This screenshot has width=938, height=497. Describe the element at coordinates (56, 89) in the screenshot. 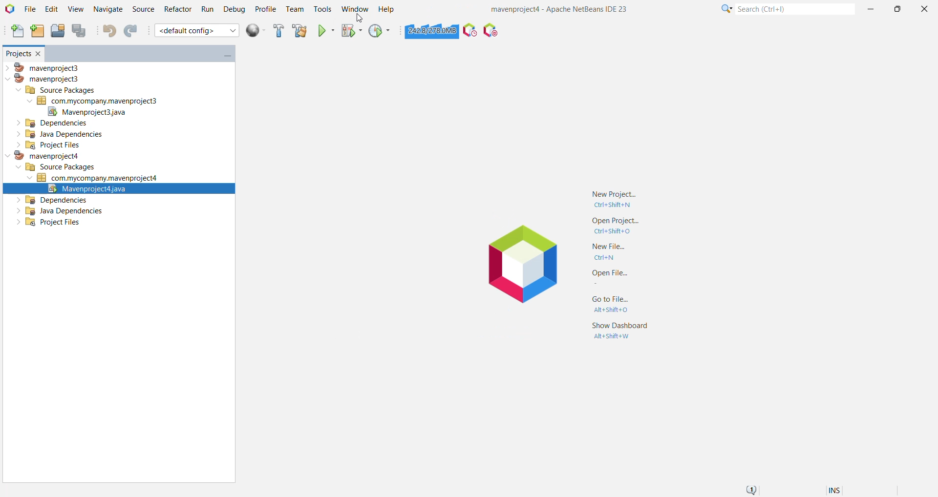

I see `Source Packages` at that location.